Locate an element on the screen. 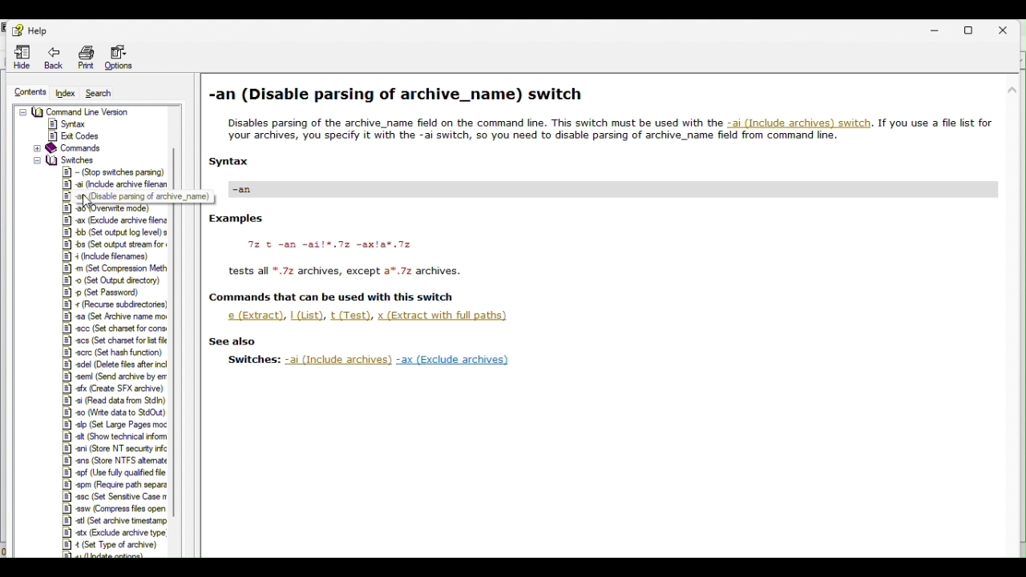  Disables parsing of the archive_name field on the command line. This switch must be used with the -ai (Include archives) switch. If you use a file ist for
your archives, you specify it with the ~ai switch, so you need to disable parsing of archive_name field from command ine. is located at coordinates (610, 131).